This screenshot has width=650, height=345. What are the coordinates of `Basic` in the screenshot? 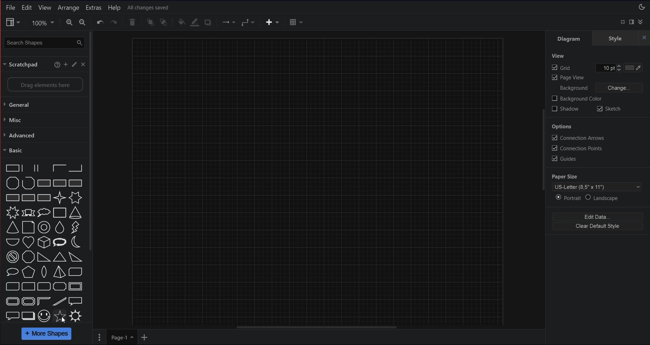 It's located at (43, 150).